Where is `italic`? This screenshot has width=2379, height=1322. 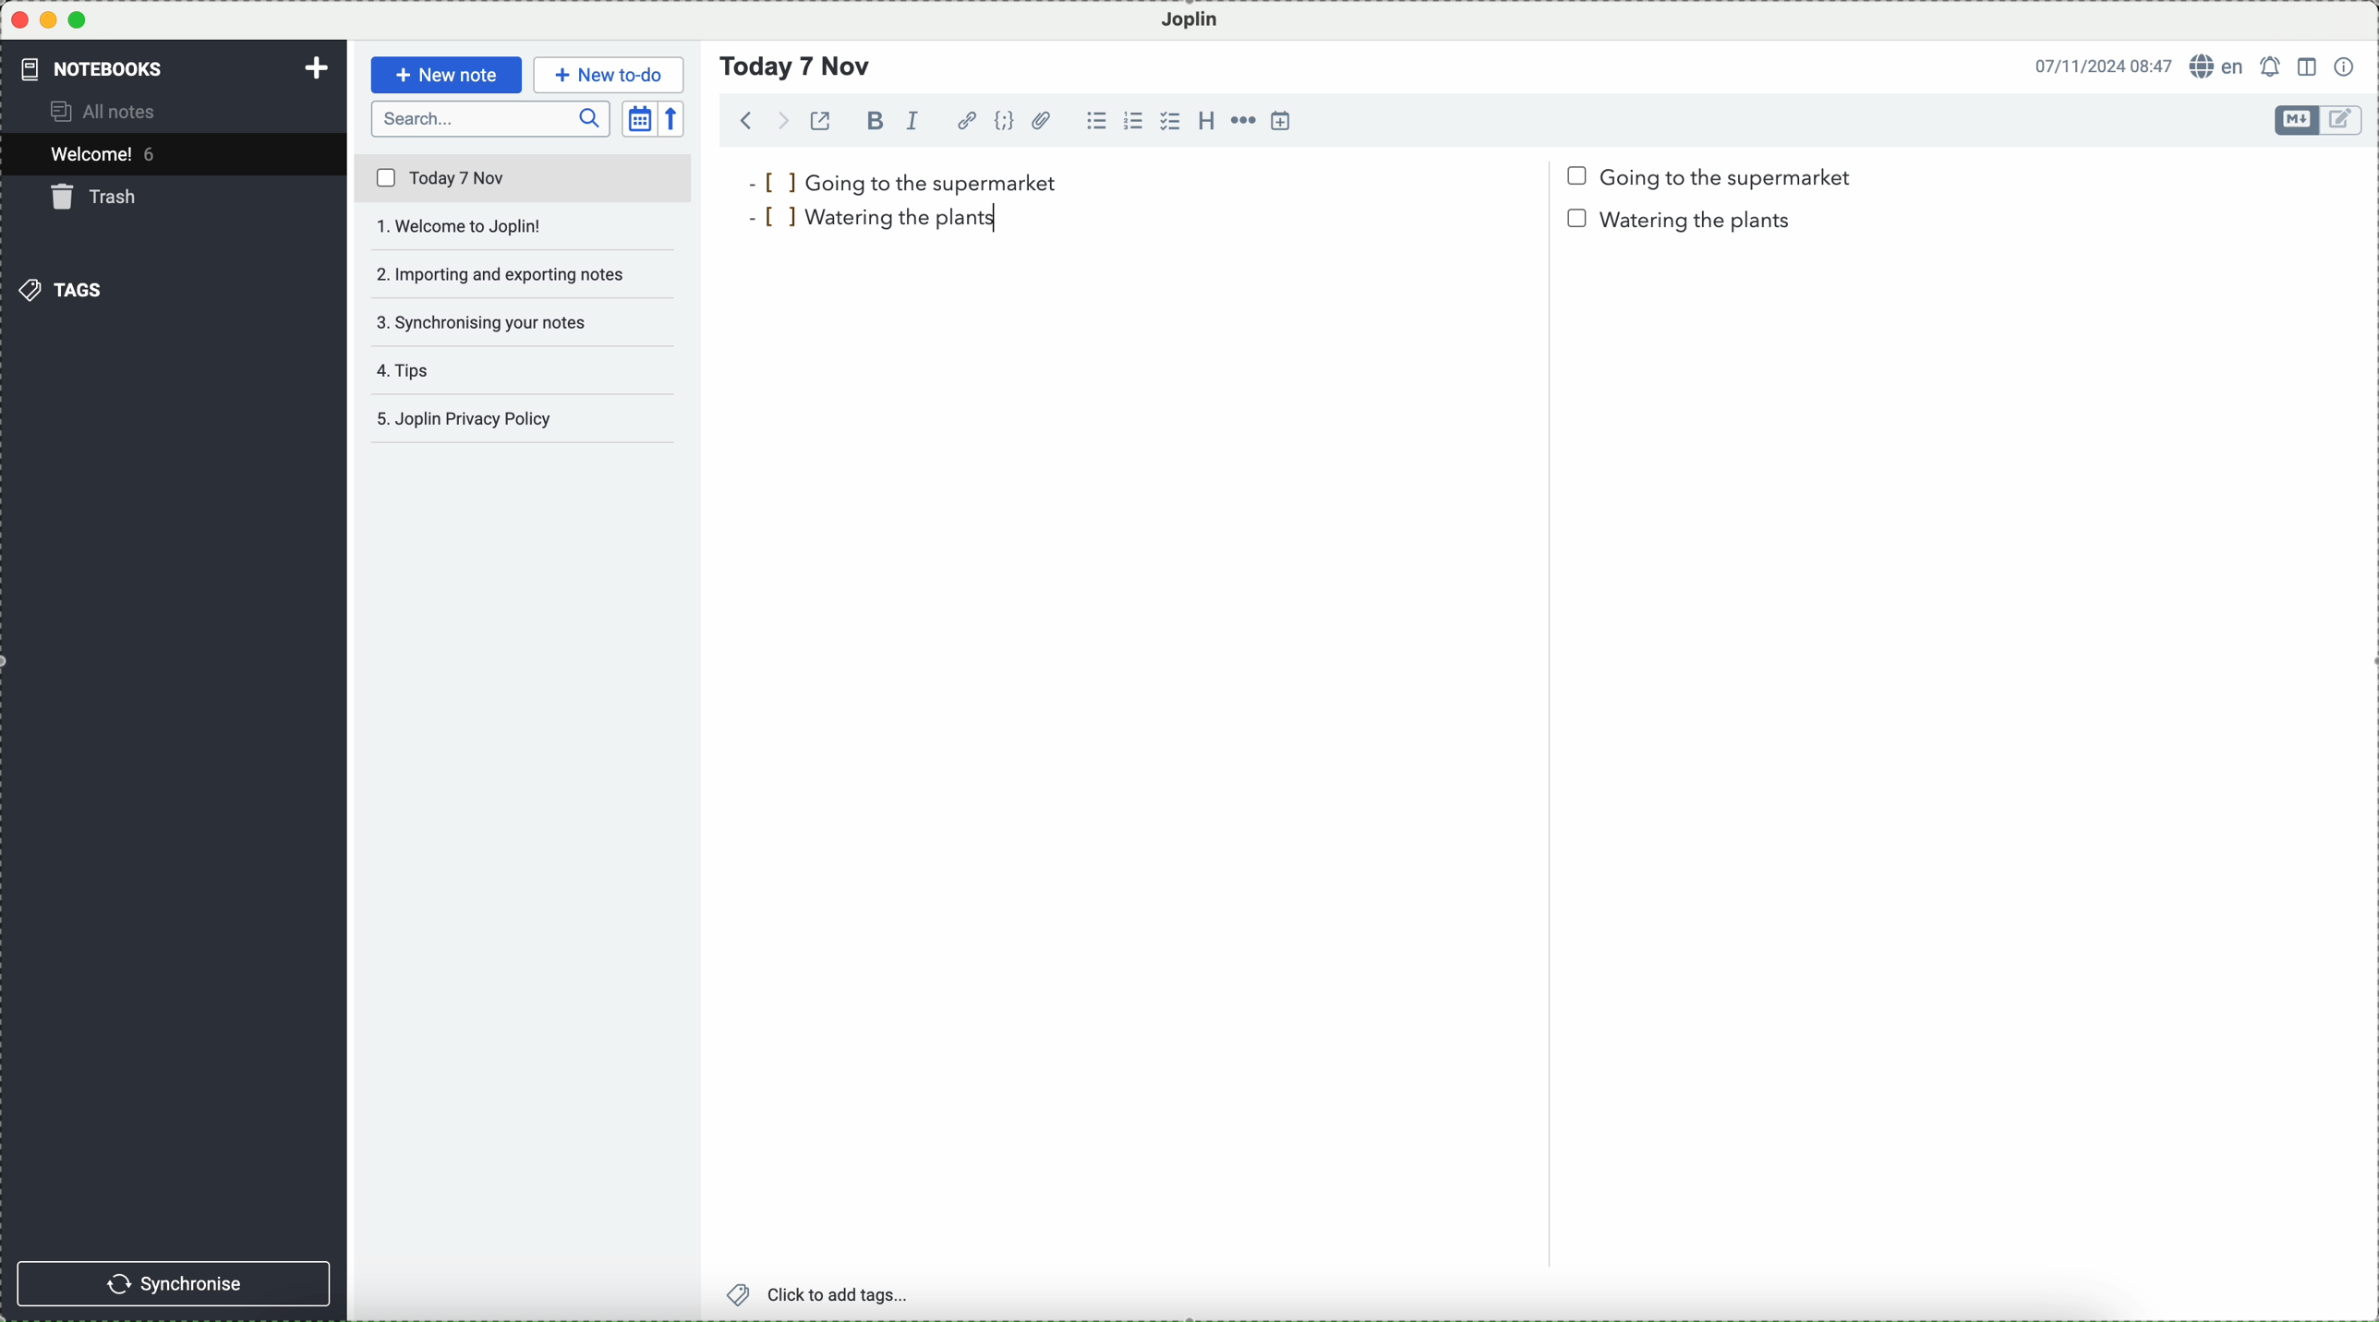 italic is located at coordinates (913, 121).